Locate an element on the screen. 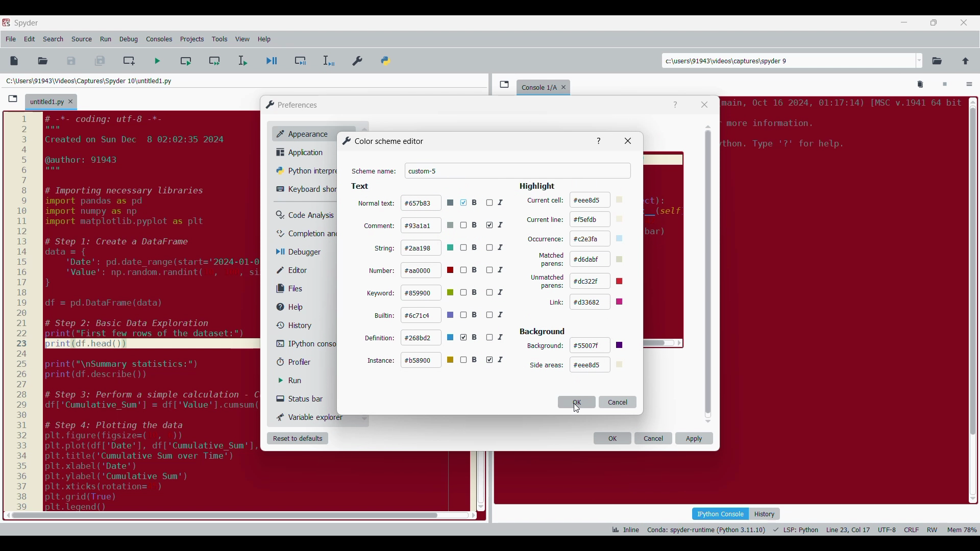 The image size is (980, 551). Browse tabs is located at coordinates (13, 99).